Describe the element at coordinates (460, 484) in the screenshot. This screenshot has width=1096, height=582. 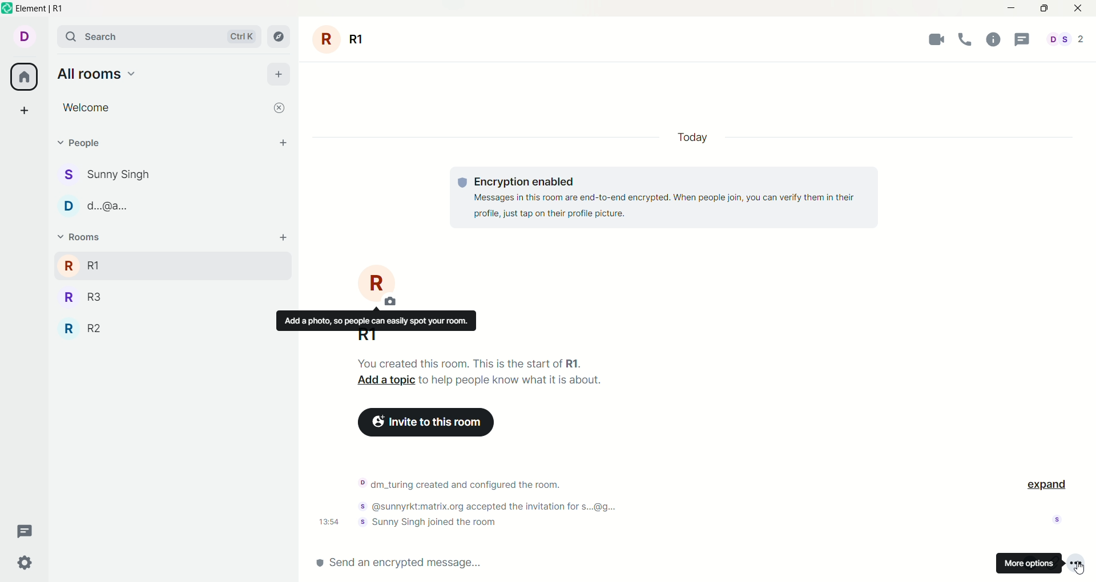
I see `Notification` at that location.